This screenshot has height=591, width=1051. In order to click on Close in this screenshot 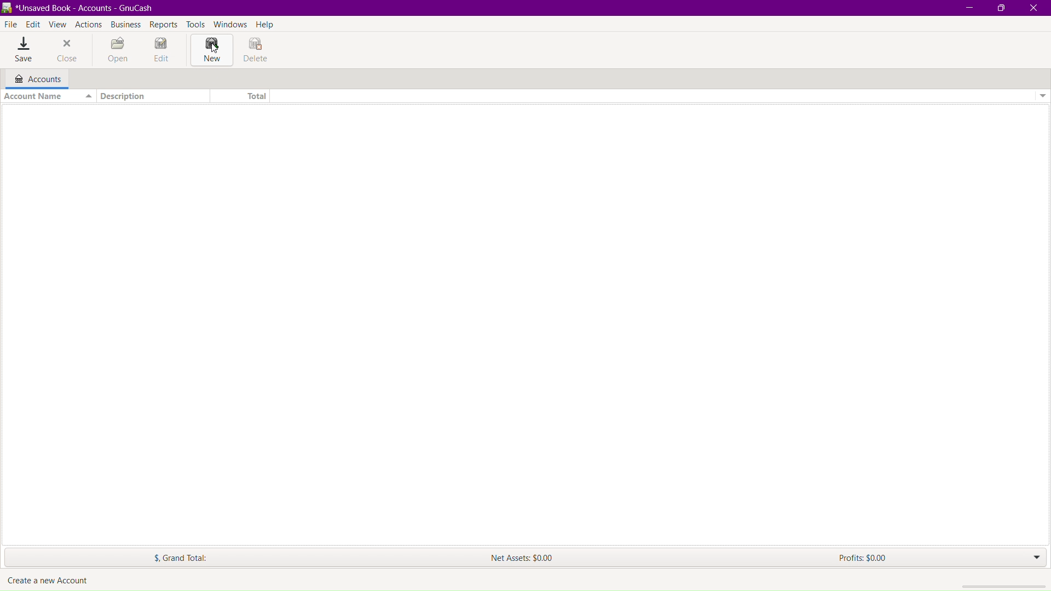, I will do `click(1034, 8)`.